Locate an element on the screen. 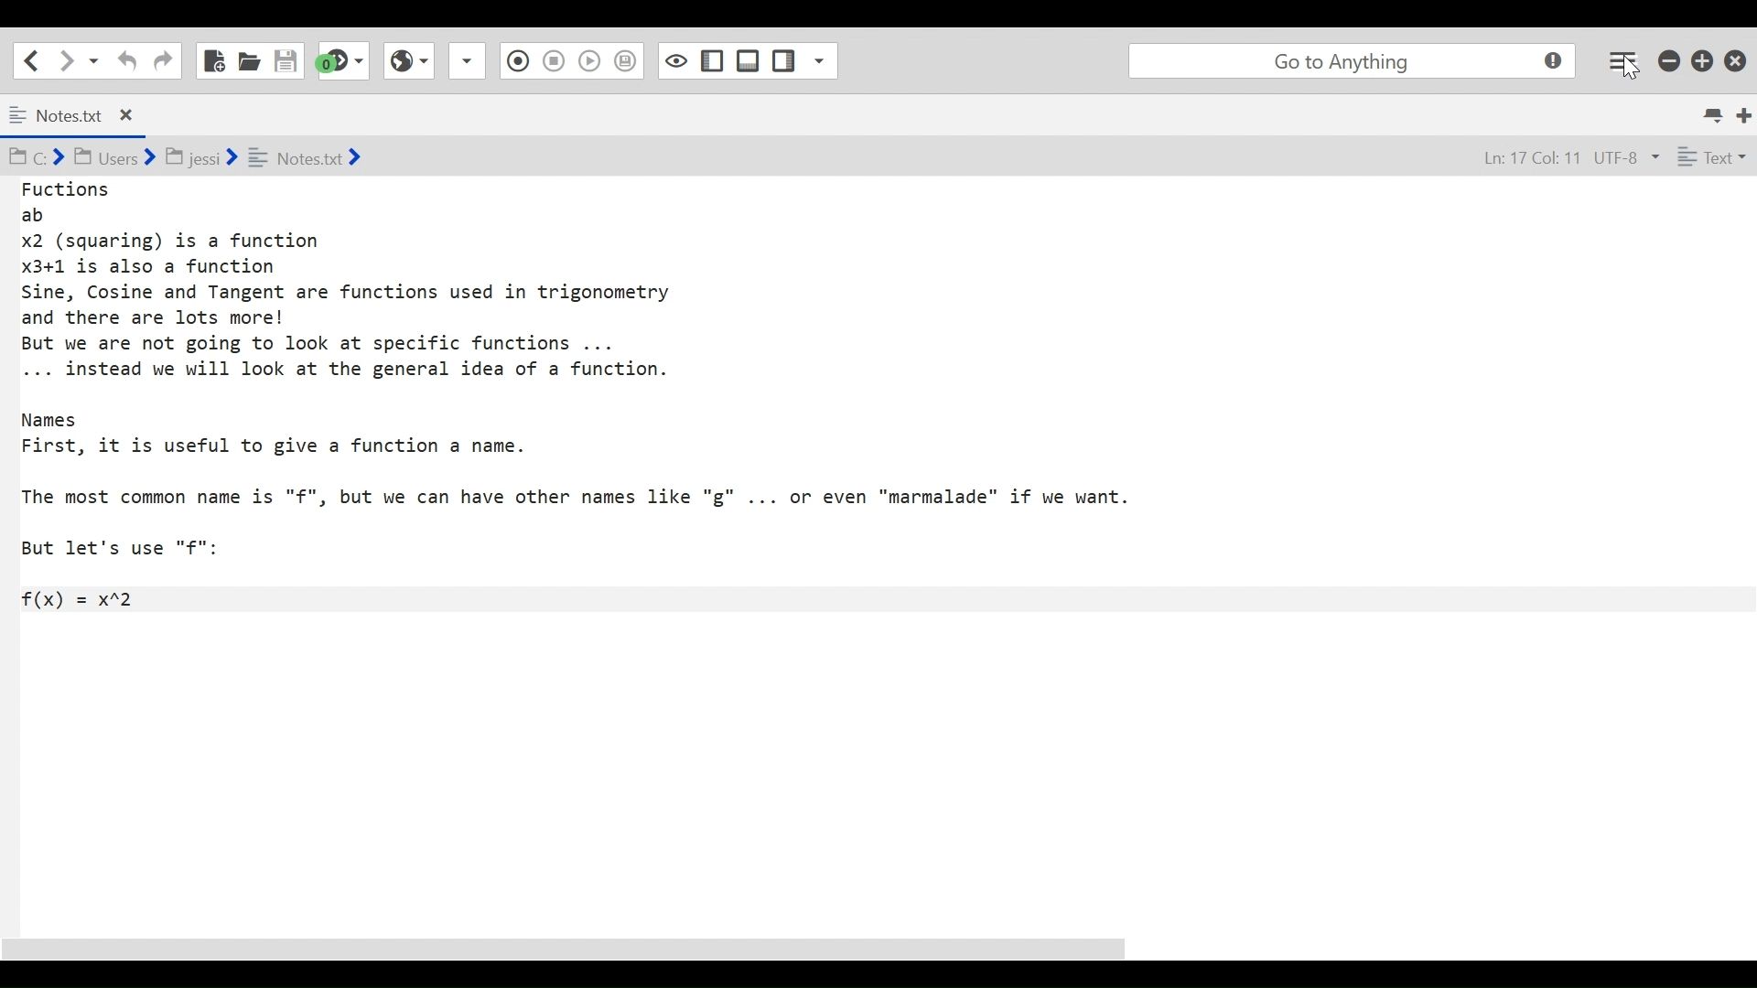 Image resolution: width=1757 pixels, height=988 pixels. Recent locations is located at coordinates (94, 59).